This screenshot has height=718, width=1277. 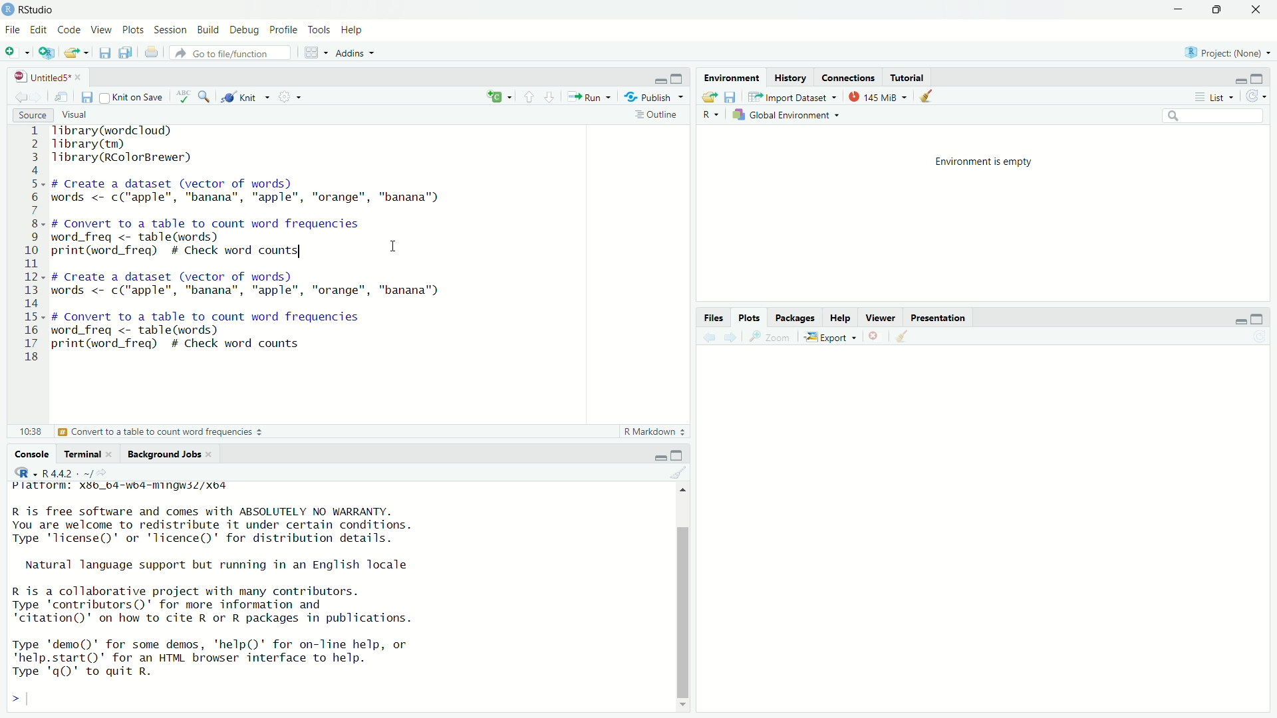 What do you see at coordinates (27, 431) in the screenshot?
I see `18:1` at bounding box center [27, 431].